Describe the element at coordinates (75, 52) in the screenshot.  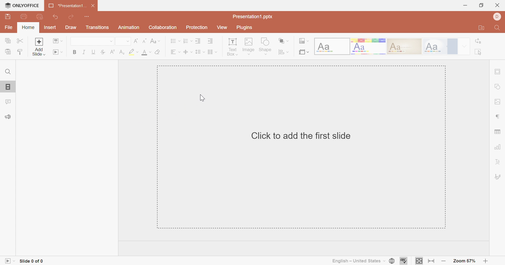
I see `Bold` at that location.